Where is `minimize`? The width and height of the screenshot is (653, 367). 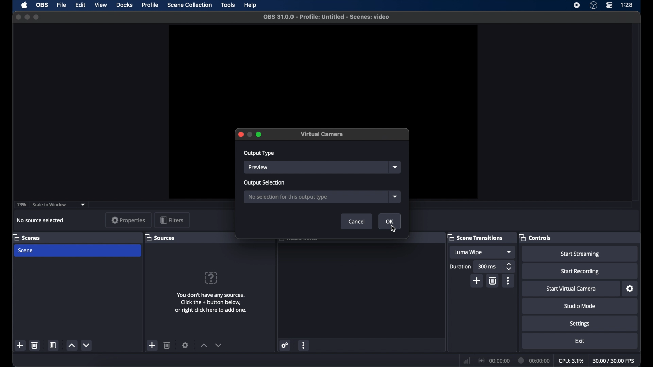 minimize is located at coordinates (27, 17).